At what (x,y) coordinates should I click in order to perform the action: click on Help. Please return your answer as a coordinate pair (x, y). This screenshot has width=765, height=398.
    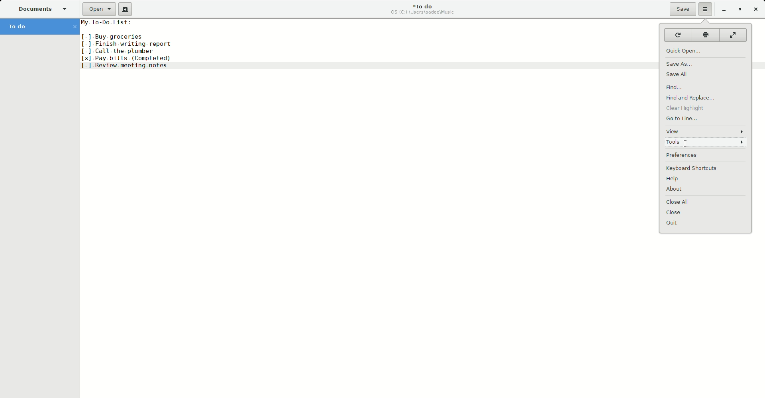
    Looking at the image, I should click on (674, 179).